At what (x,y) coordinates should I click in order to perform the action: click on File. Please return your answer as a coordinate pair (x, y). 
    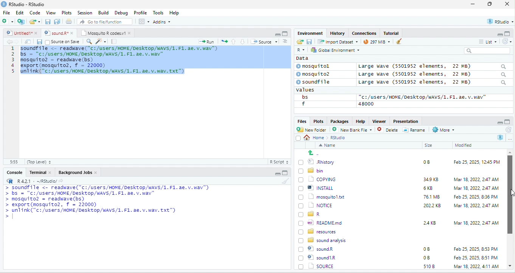
    Looking at the image, I should click on (6, 12).